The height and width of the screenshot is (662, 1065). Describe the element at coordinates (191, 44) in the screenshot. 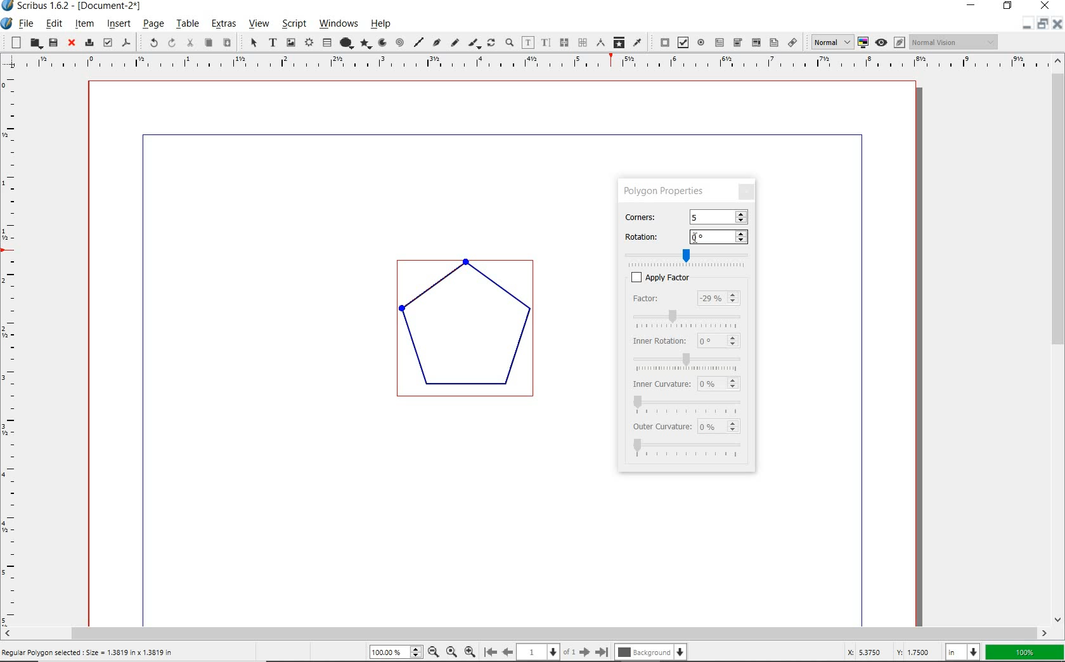

I see `cut` at that location.